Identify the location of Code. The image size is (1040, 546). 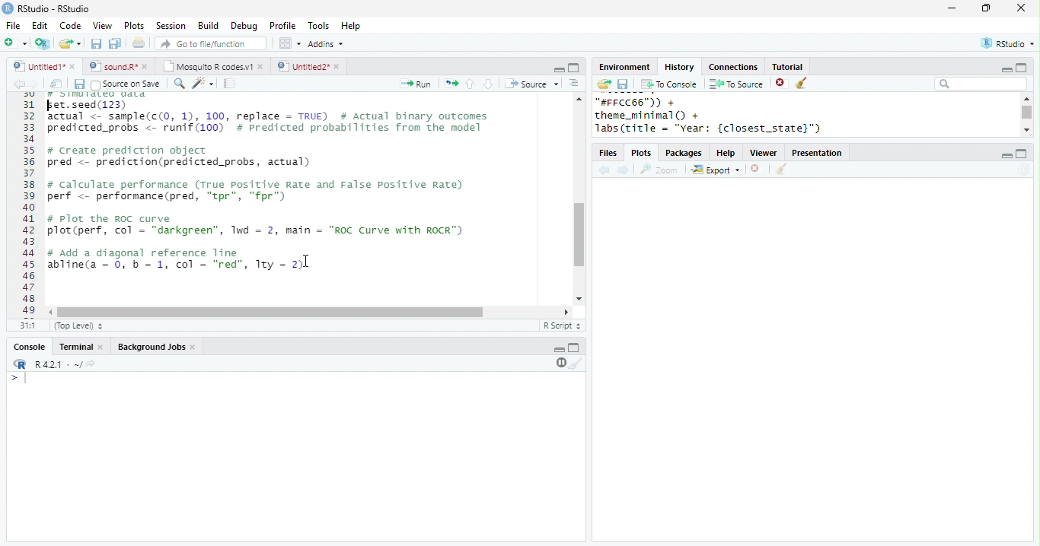
(70, 25).